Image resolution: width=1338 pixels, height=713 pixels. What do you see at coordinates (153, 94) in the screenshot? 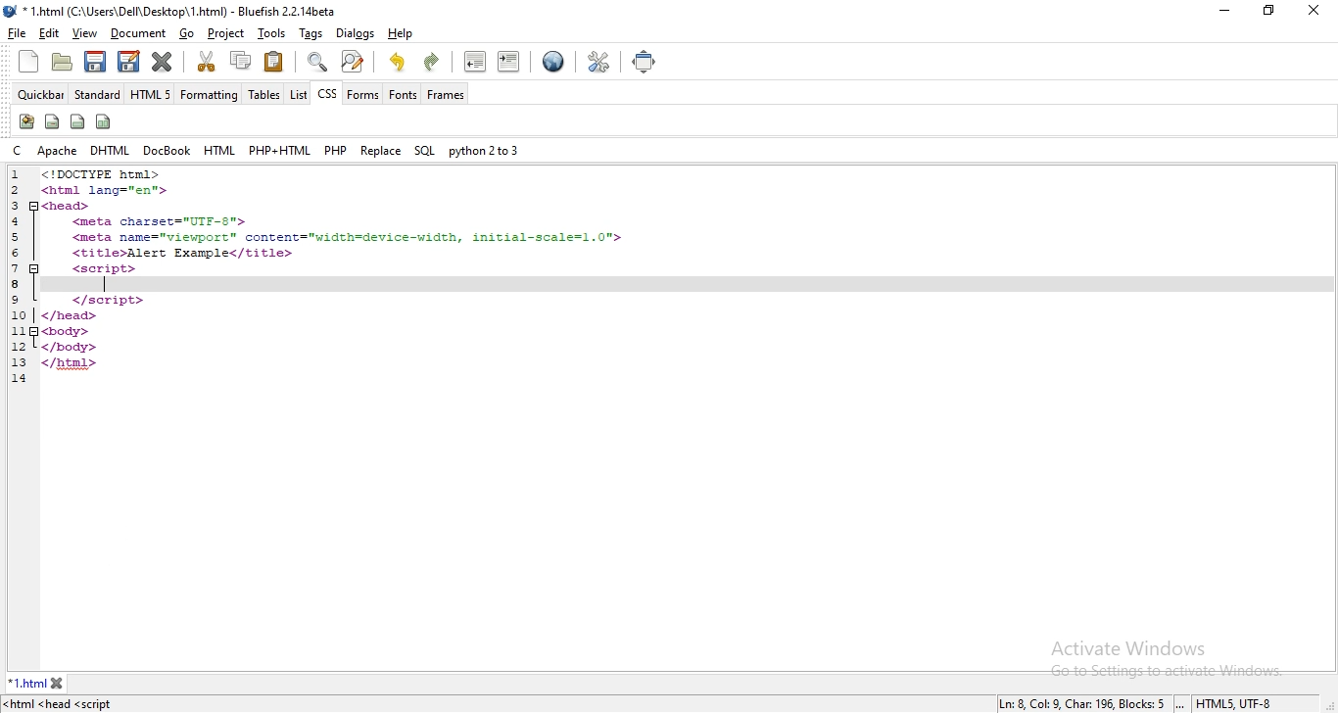
I see `html 5` at bounding box center [153, 94].